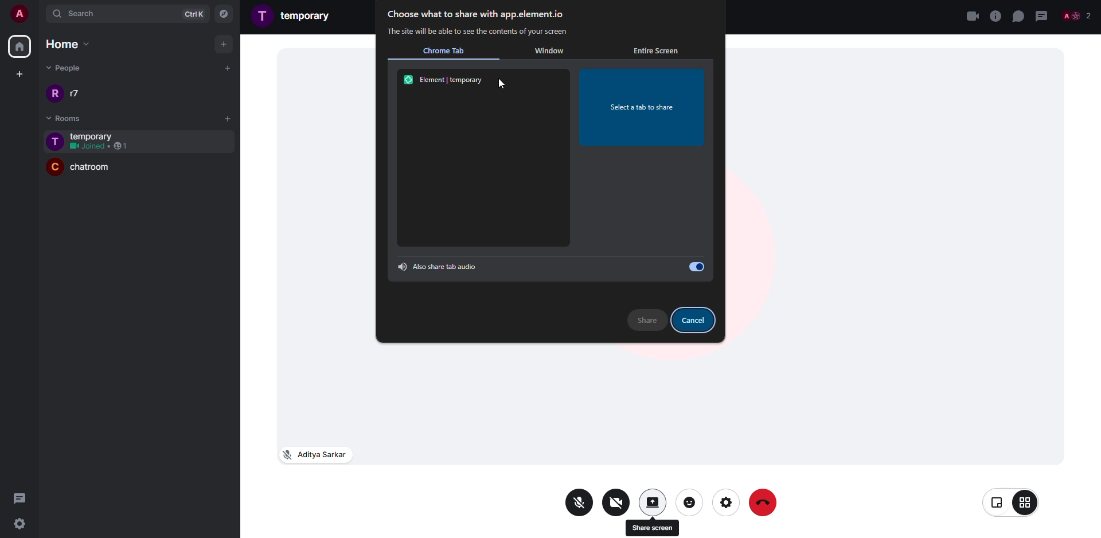 Image resolution: width=1101 pixels, height=538 pixels. What do you see at coordinates (448, 80) in the screenshot?
I see `element` at bounding box center [448, 80].